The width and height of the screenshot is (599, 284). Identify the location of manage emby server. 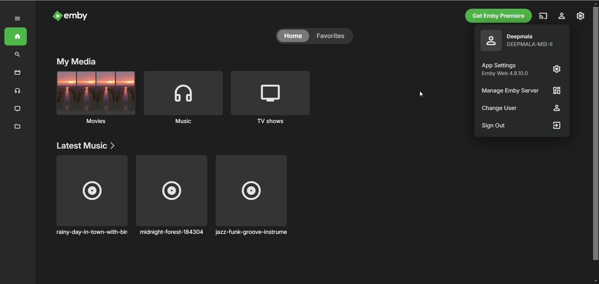
(562, 16).